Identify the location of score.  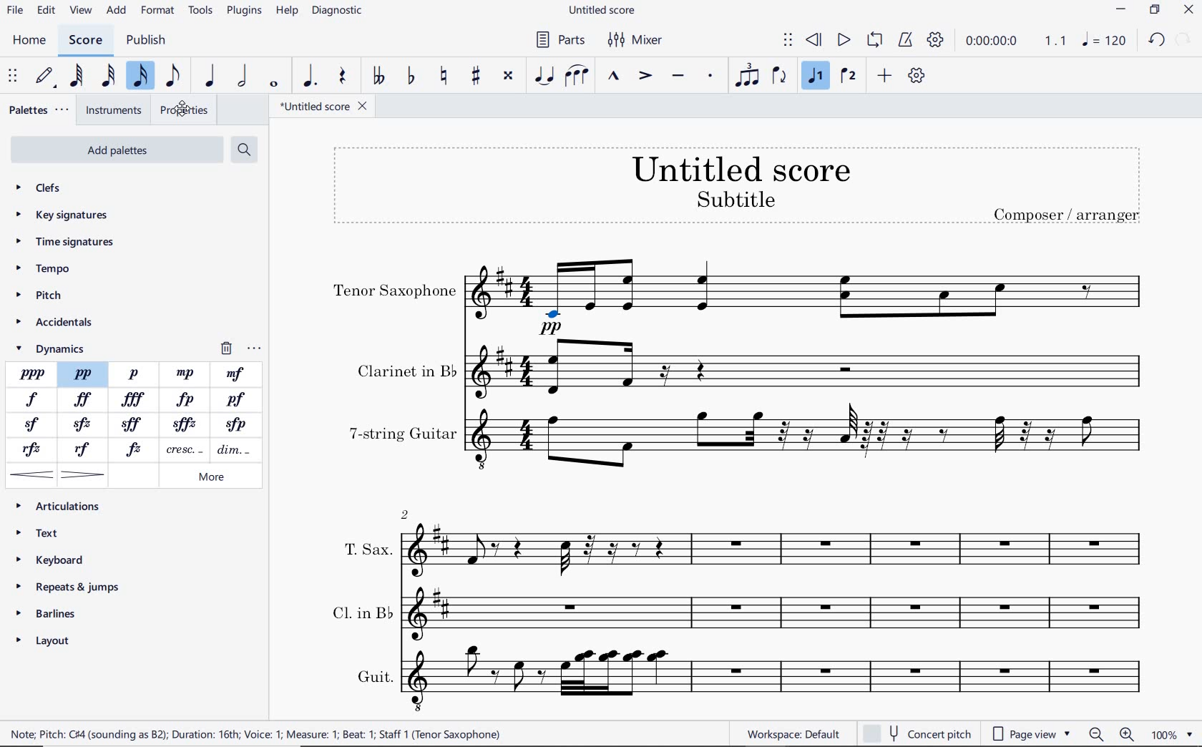
(85, 41).